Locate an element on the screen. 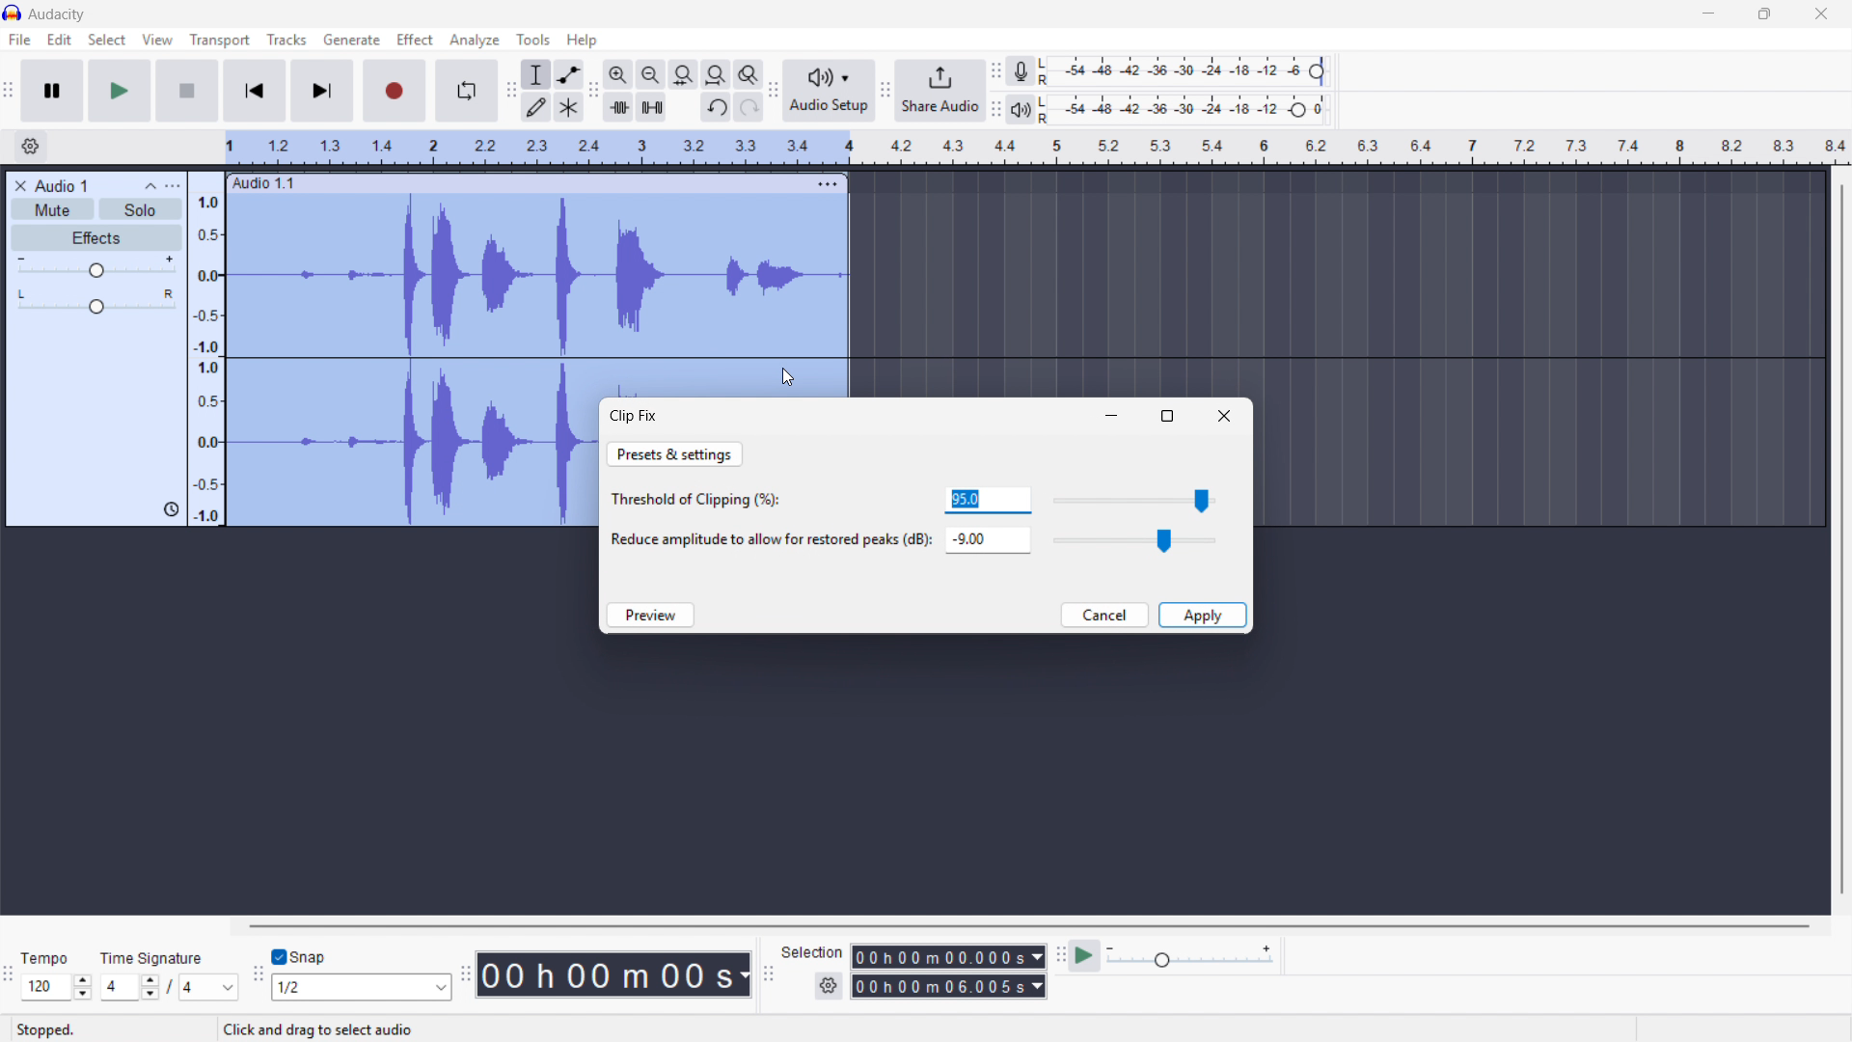 The height and width of the screenshot is (1042, 1852). Zoom out is located at coordinates (651, 74).